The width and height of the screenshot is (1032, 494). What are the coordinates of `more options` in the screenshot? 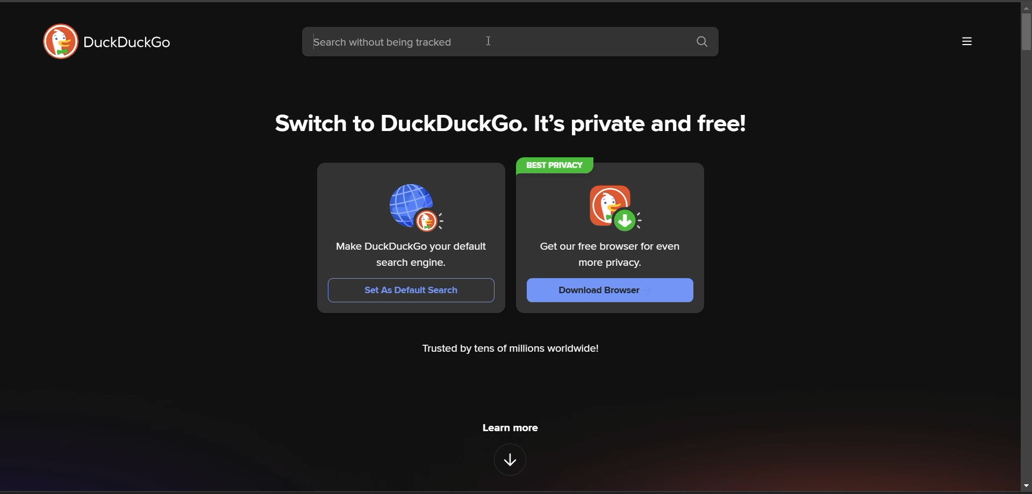 It's located at (965, 41).